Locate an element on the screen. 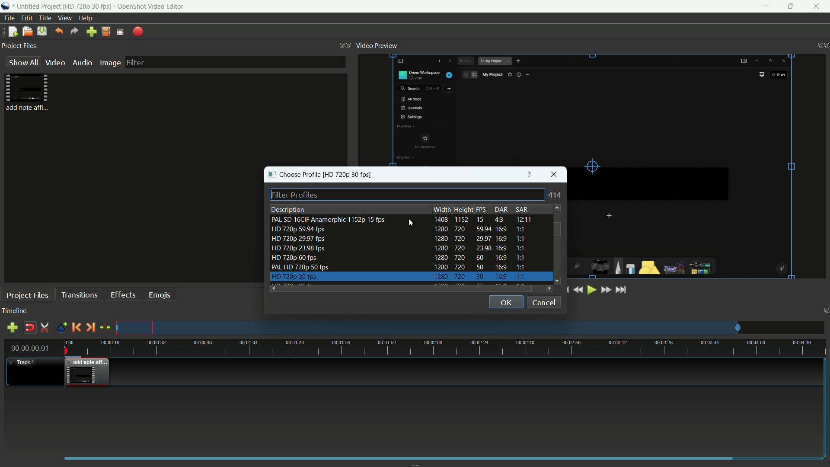 Image resolution: width=830 pixels, height=467 pixels. profile-4 is located at coordinates (401, 249).